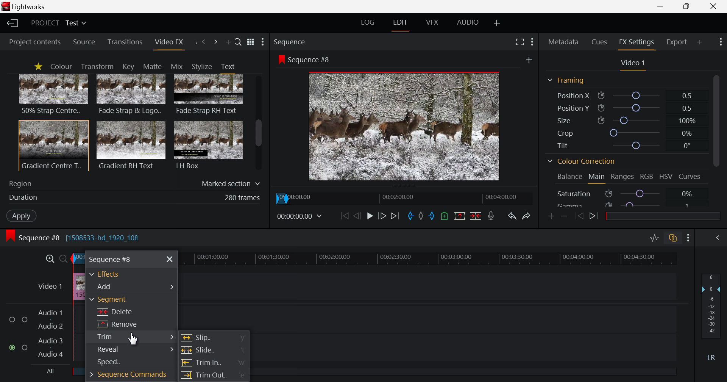 This screenshot has height=382, width=727. What do you see at coordinates (108, 274) in the screenshot?
I see `Effects` at bounding box center [108, 274].